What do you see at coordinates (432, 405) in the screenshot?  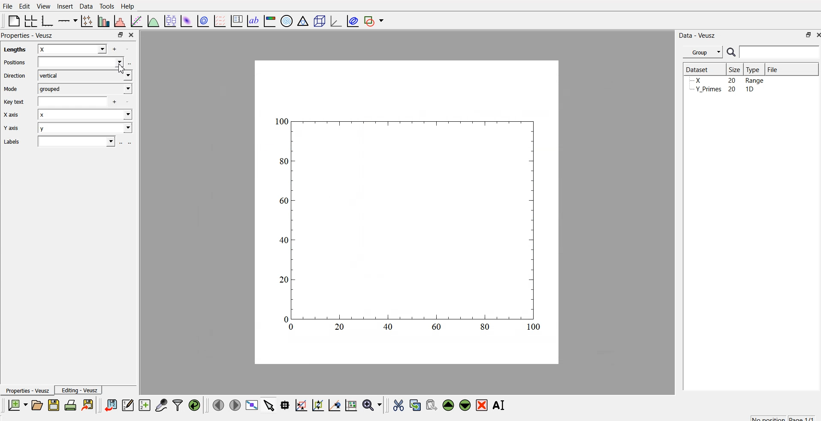 I see `paste the widget from the clipboard` at bounding box center [432, 405].